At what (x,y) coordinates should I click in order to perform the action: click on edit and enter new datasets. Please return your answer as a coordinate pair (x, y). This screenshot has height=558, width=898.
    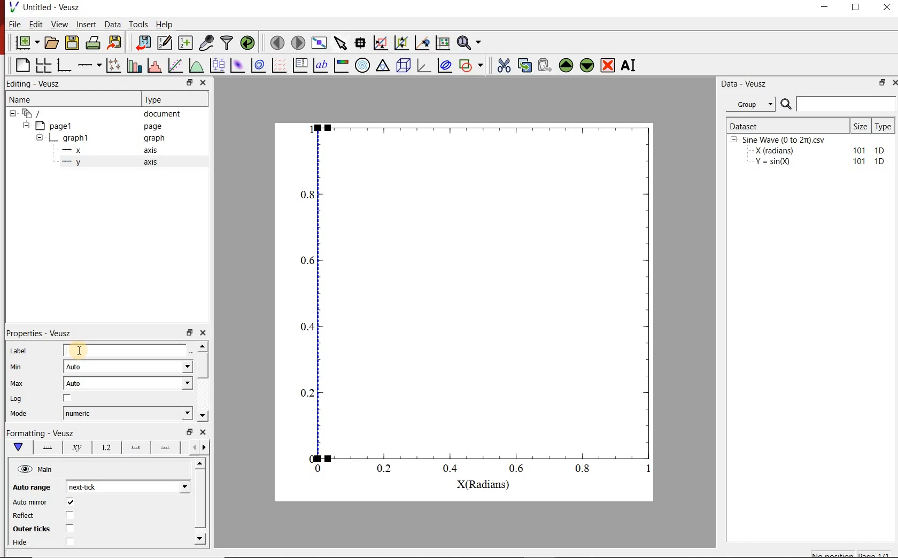
    Looking at the image, I should click on (165, 43).